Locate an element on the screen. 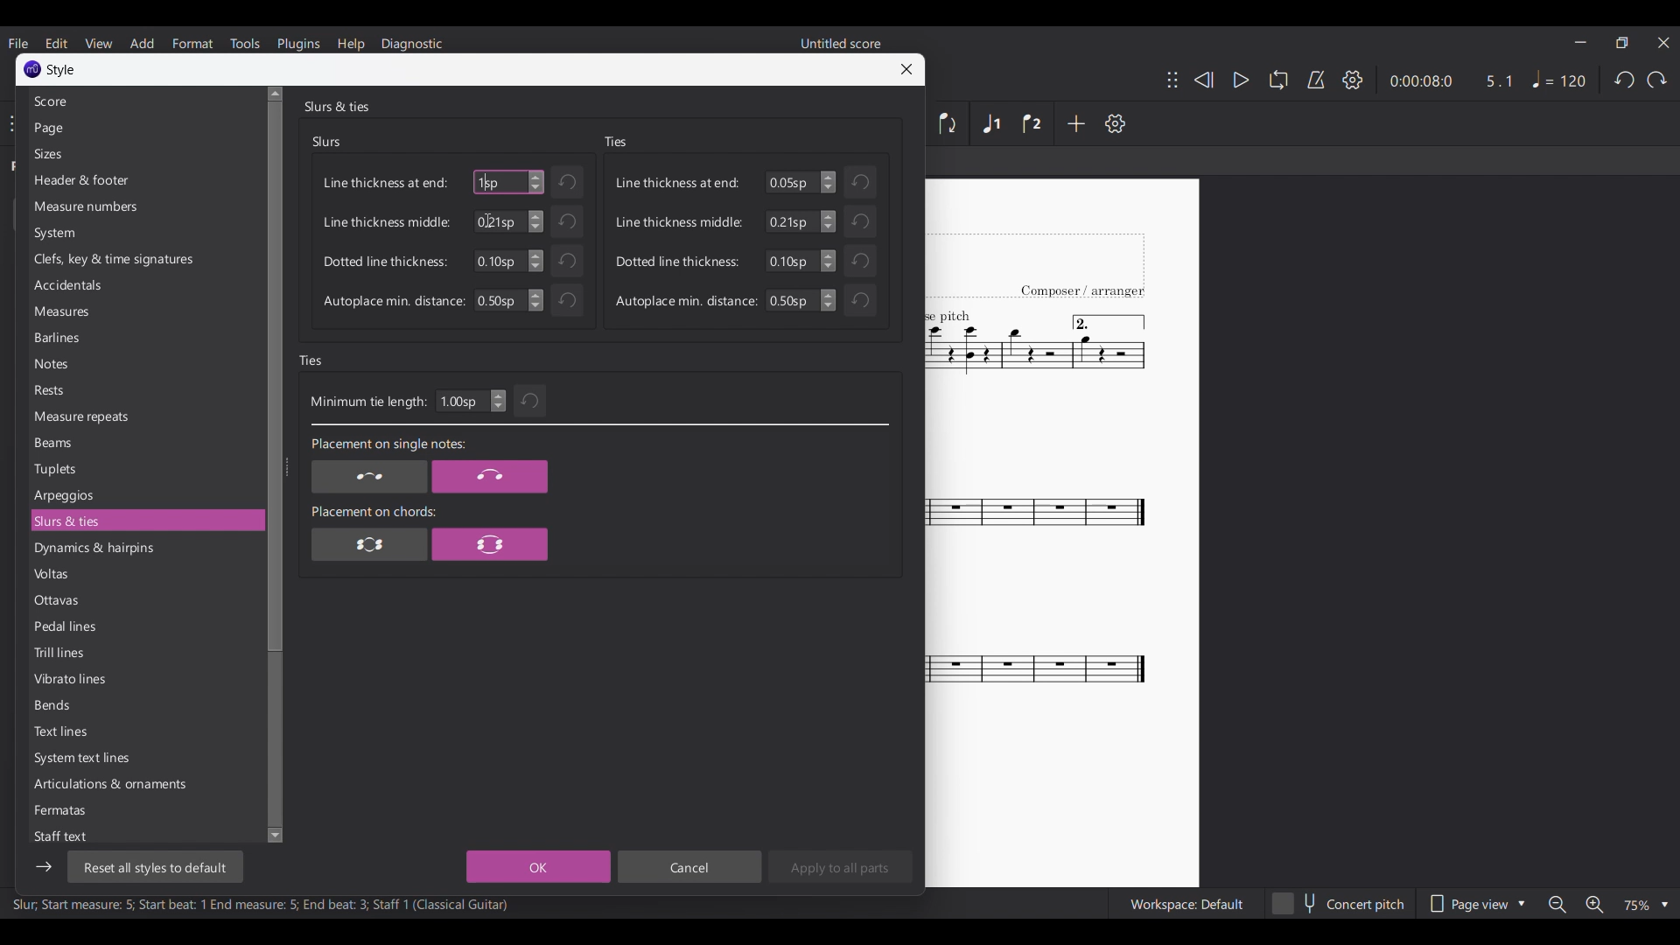  Change line thickness middle is located at coordinates (828, 221).